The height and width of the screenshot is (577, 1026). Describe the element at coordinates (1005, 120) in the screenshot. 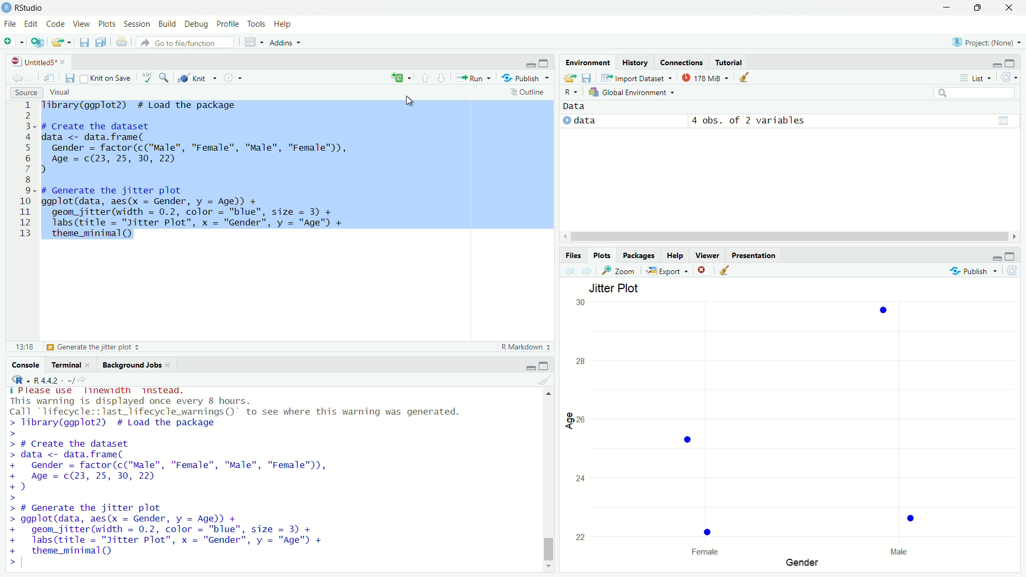

I see `table` at that location.